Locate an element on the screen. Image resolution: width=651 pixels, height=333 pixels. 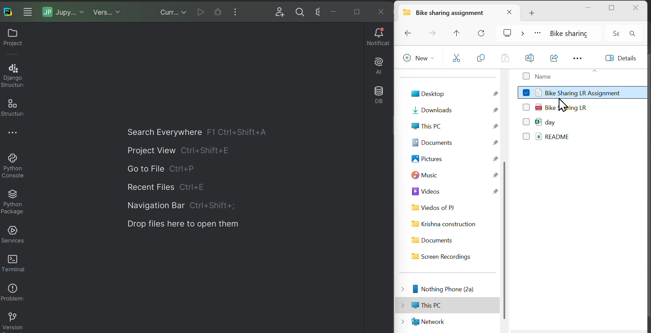
More options is located at coordinates (583, 58).